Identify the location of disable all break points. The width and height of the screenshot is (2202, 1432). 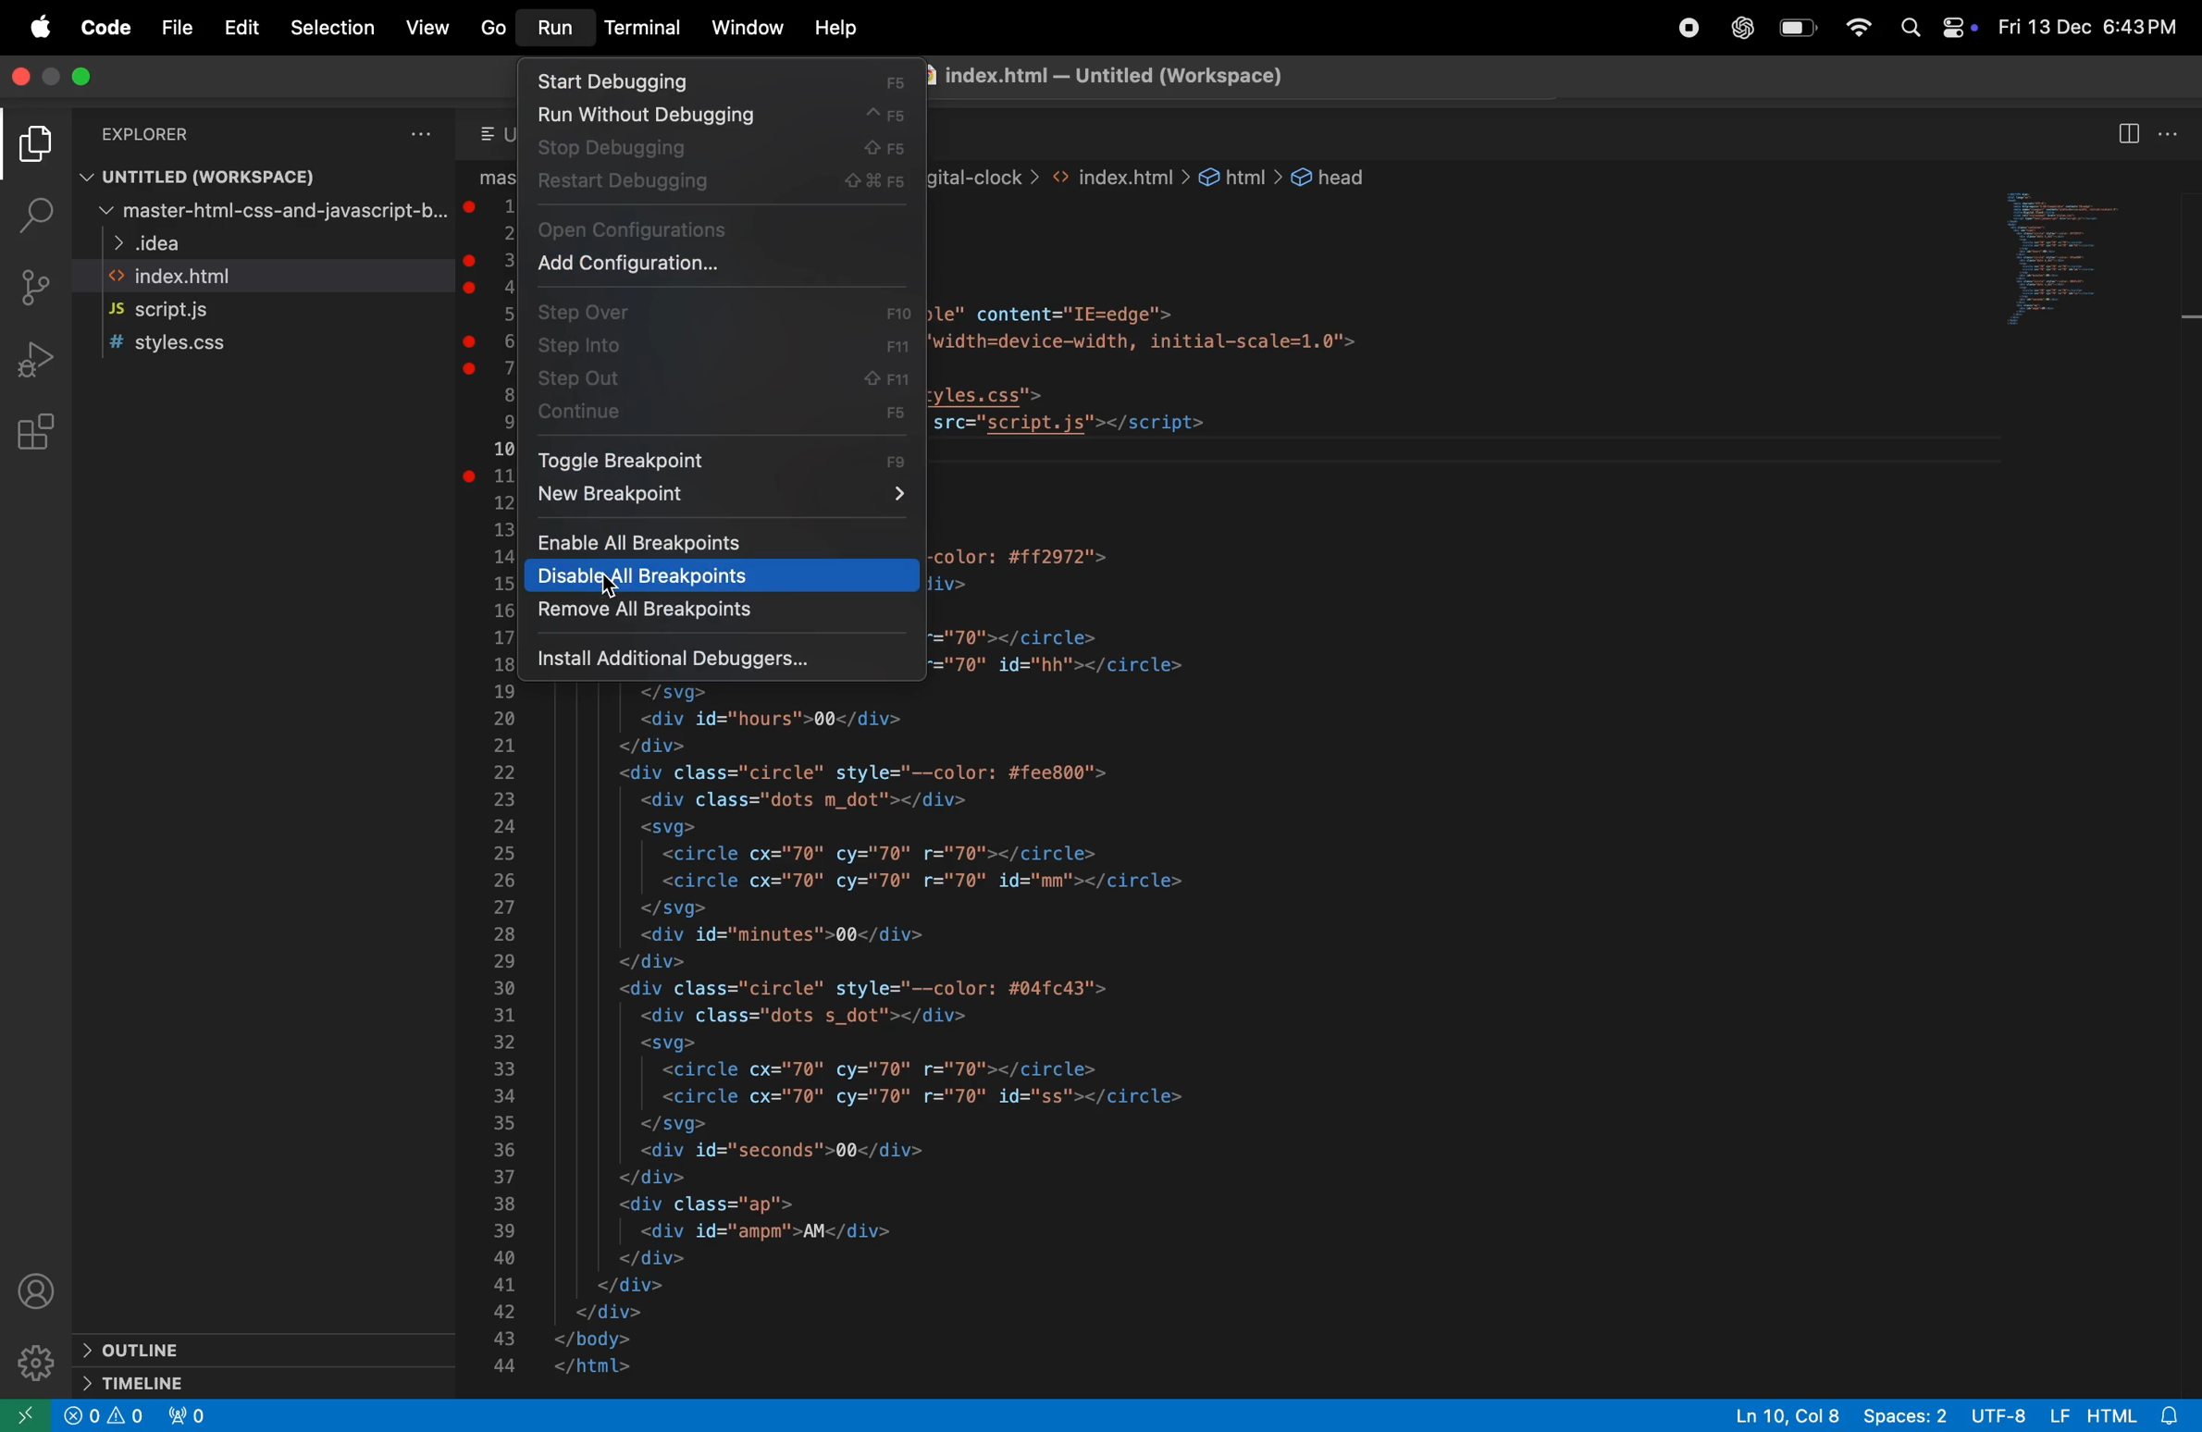
(727, 576).